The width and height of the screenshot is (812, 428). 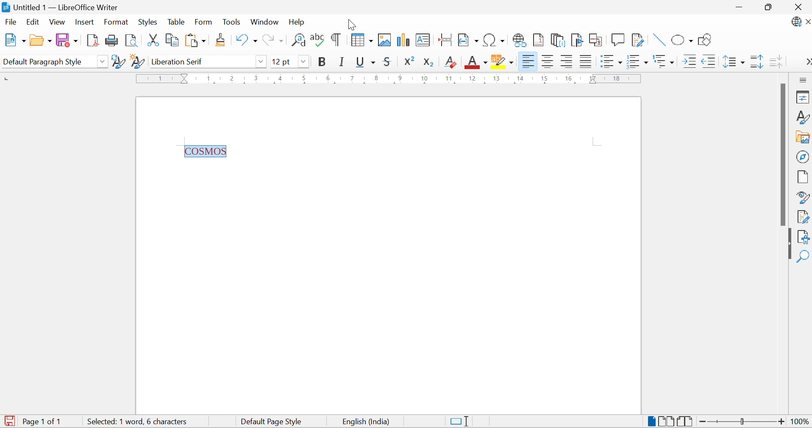 What do you see at coordinates (176, 22) in the screenshot?
I see `Table` at bounding box center [176, 22].